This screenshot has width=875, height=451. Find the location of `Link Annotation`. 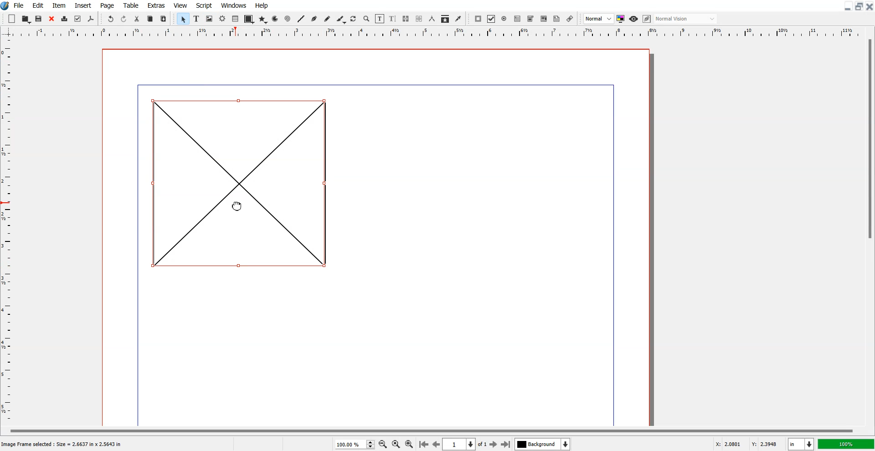

Link Annotation is located at coordinates (570, 19).